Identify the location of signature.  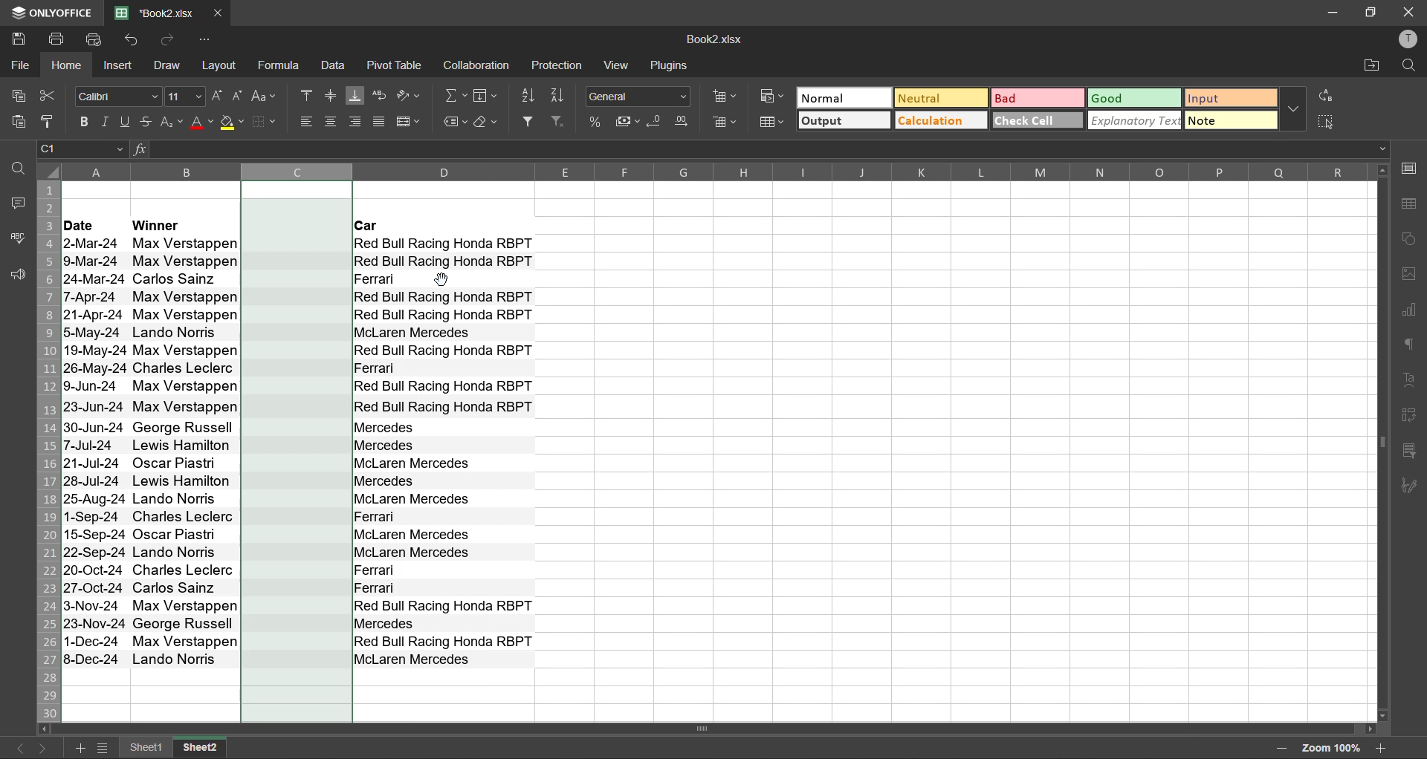
(1410, 490).